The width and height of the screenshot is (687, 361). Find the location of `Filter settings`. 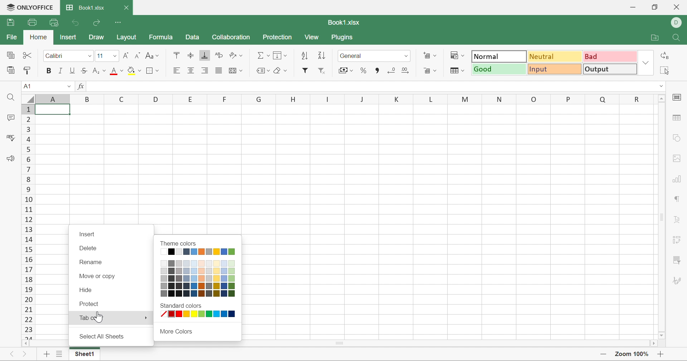

Filter settings is located at coordinates (677, 259).